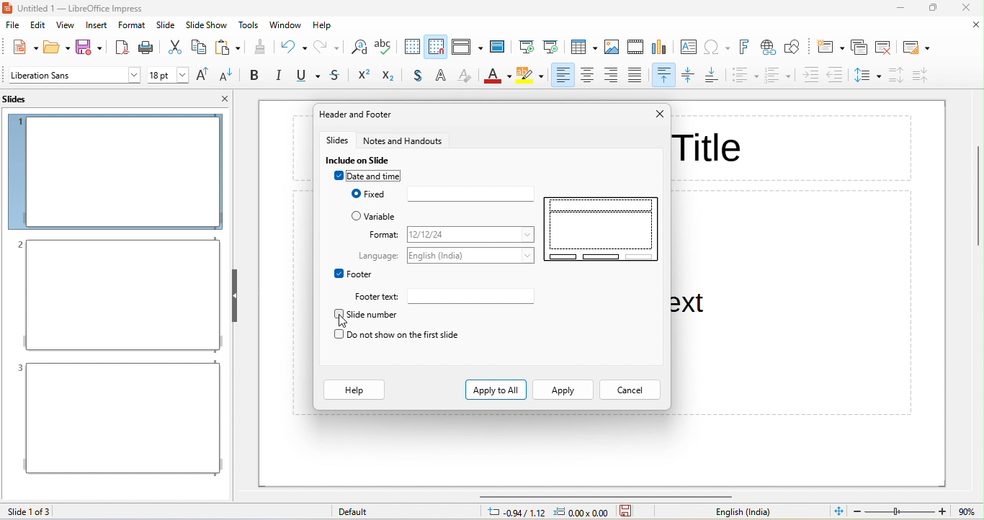 This screenshot has width=984, height=520. What do you see at coordinates (627, 513) in the screenshot?
I see `click to save the document` at bounding box center [627, 513].